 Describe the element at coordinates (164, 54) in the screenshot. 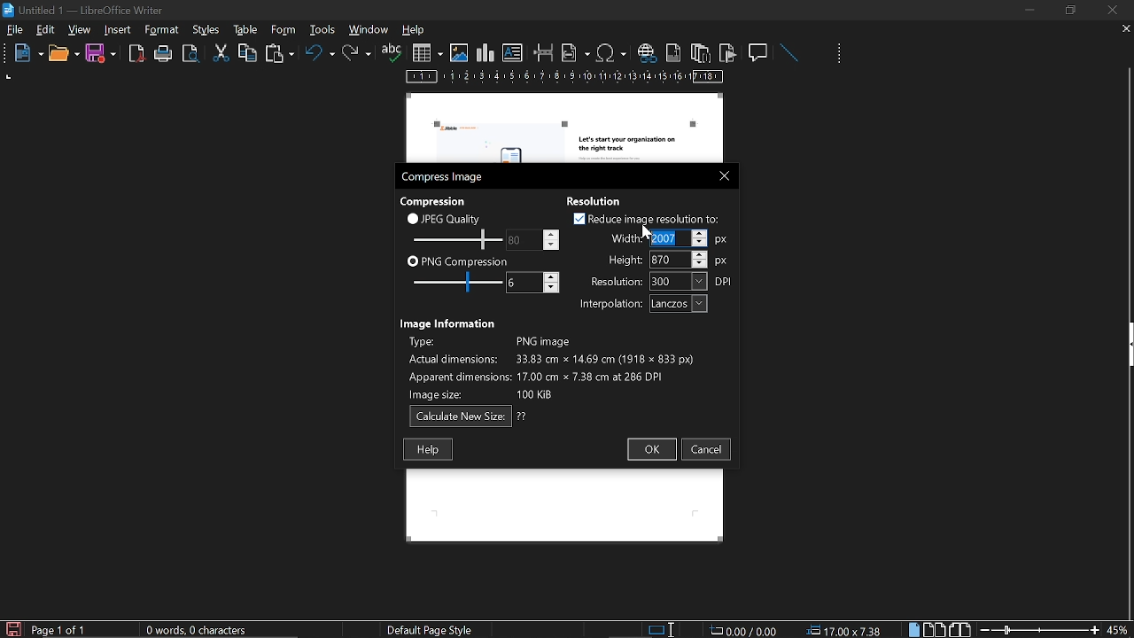

I see `print` at that location.